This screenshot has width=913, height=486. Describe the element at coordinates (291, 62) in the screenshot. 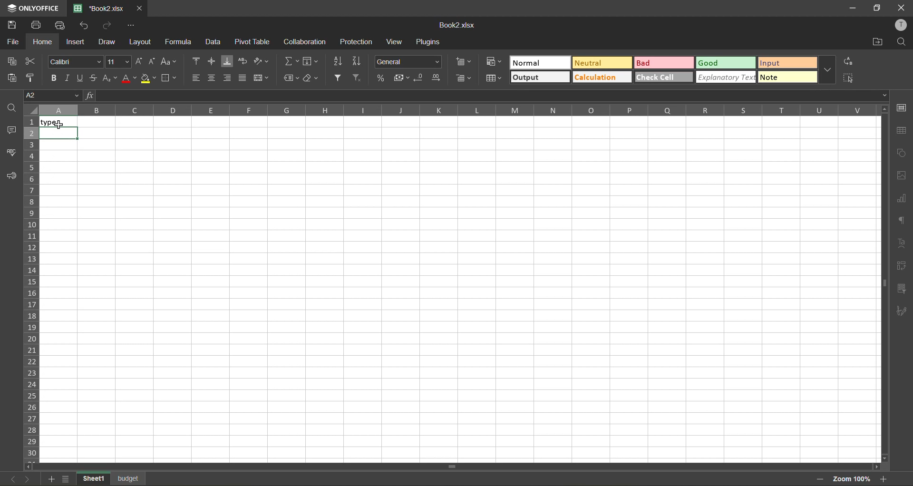

I see `summation` at that location.